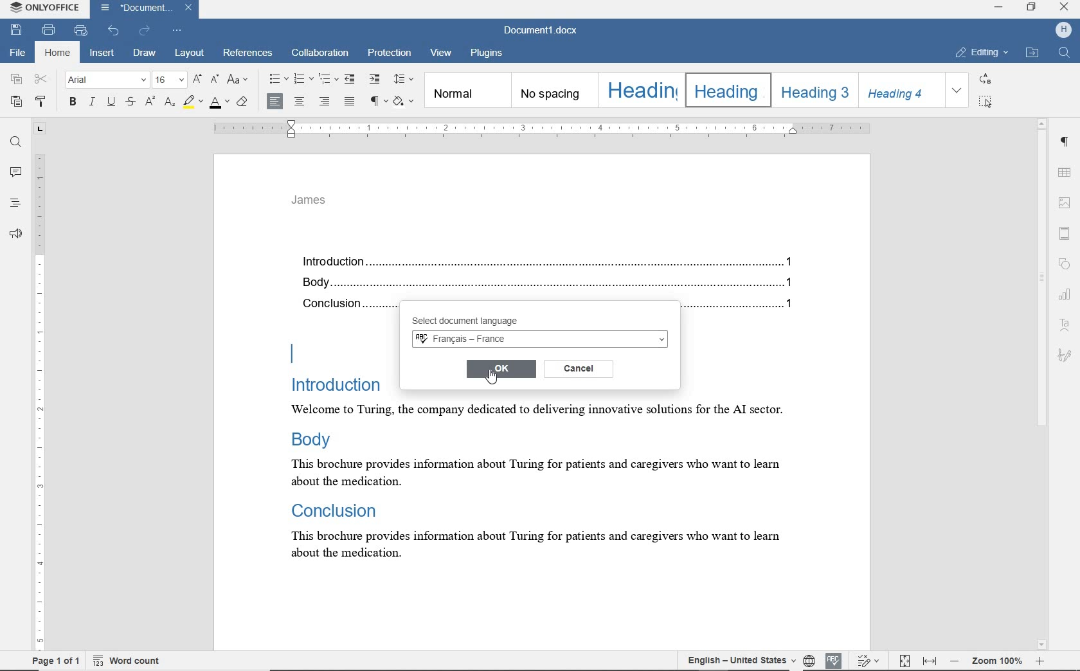  I want to click on collaboration, so click(321, 54).